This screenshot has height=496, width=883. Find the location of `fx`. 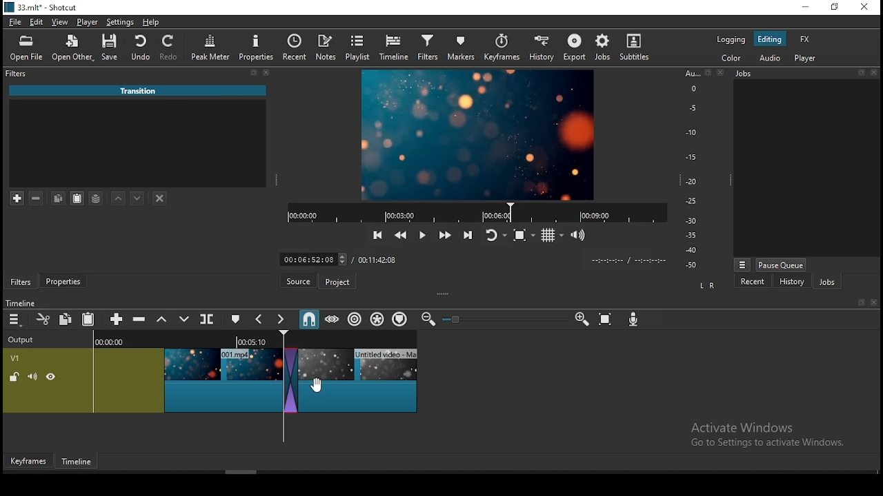

fx is located at coordinates (804, 39).